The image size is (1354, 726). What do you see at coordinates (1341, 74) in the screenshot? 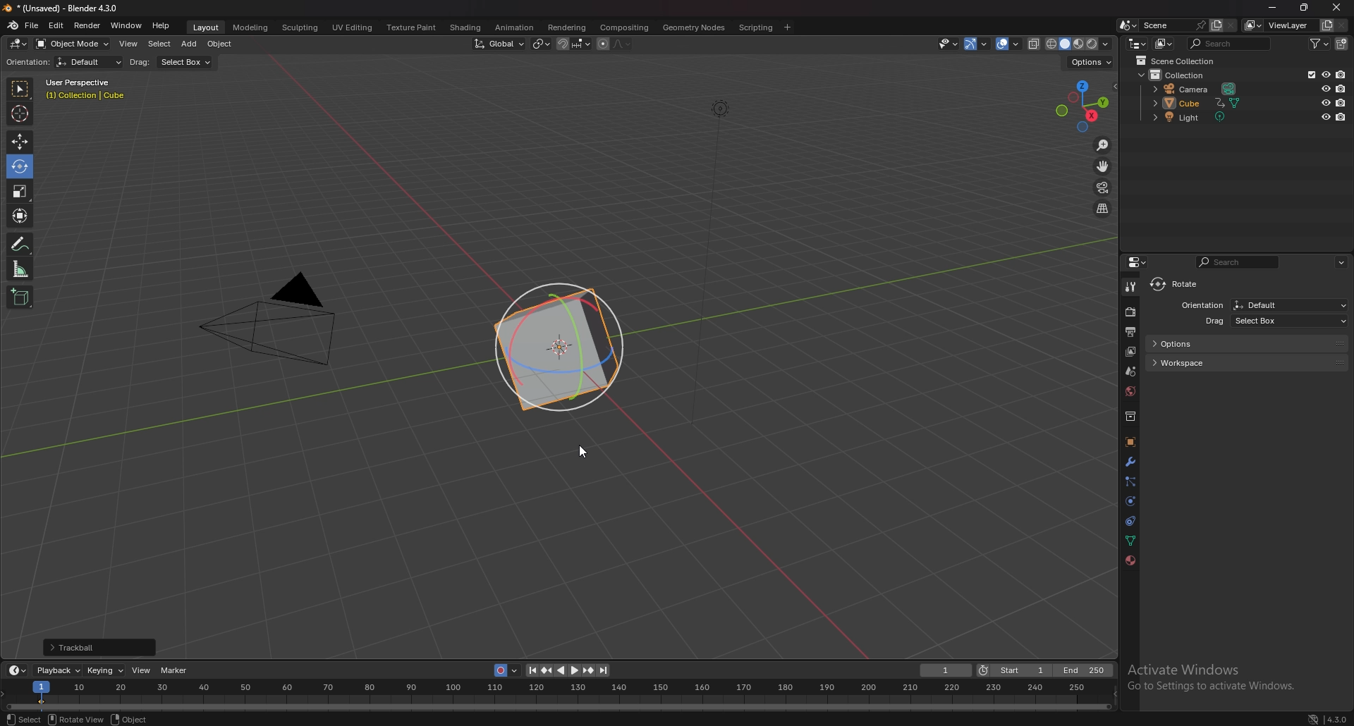
I see `disable in render` at bounding box center [1341, 74].